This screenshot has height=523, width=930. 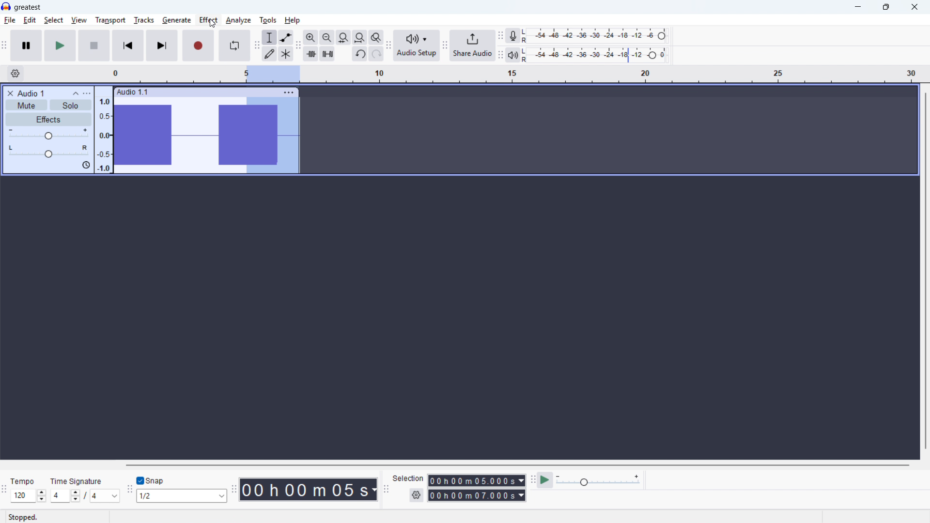 What do you see at coordinates (86, 496) in the screenshot?
I see `Set time signature ` at bounding box center [86, 496].